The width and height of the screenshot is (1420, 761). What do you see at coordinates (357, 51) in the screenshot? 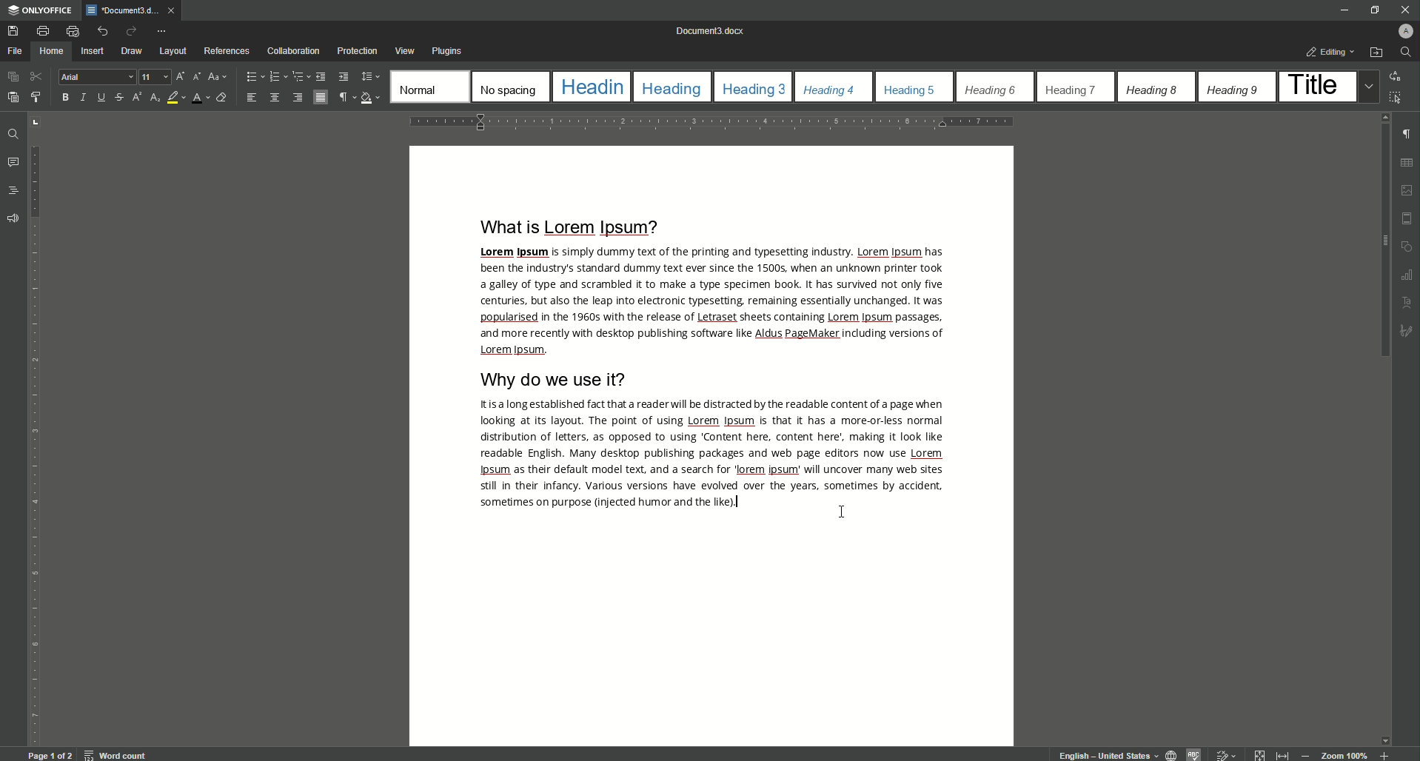
I see `Protection` at bounding box center [357, 51].